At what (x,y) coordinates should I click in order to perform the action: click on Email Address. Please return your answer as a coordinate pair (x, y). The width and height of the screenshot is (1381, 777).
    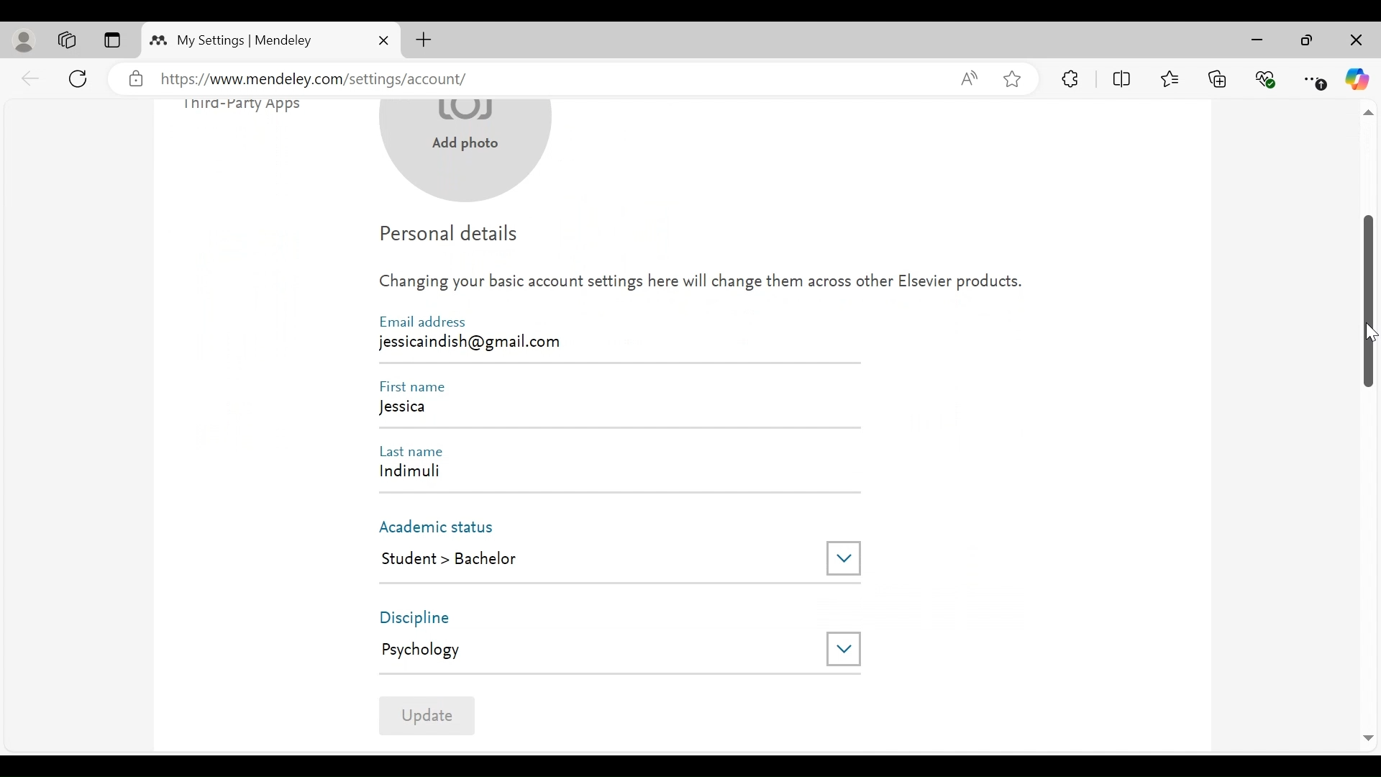
    Looking at the image, I should click on (422, 322).